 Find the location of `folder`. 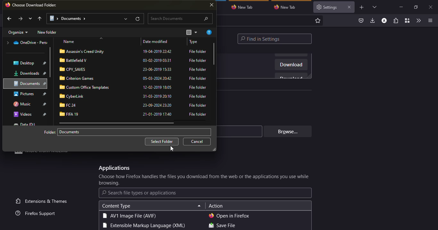

folder is located at coordinates (70, 105).